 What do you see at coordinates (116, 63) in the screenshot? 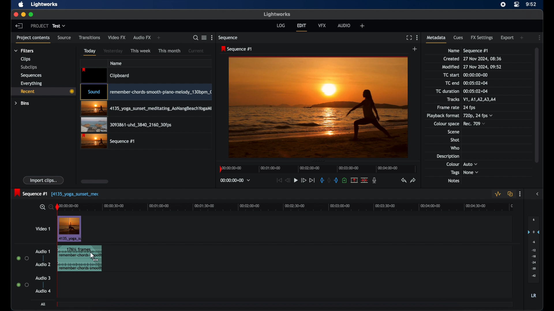
I see `name` at bounding box center [116, 63].